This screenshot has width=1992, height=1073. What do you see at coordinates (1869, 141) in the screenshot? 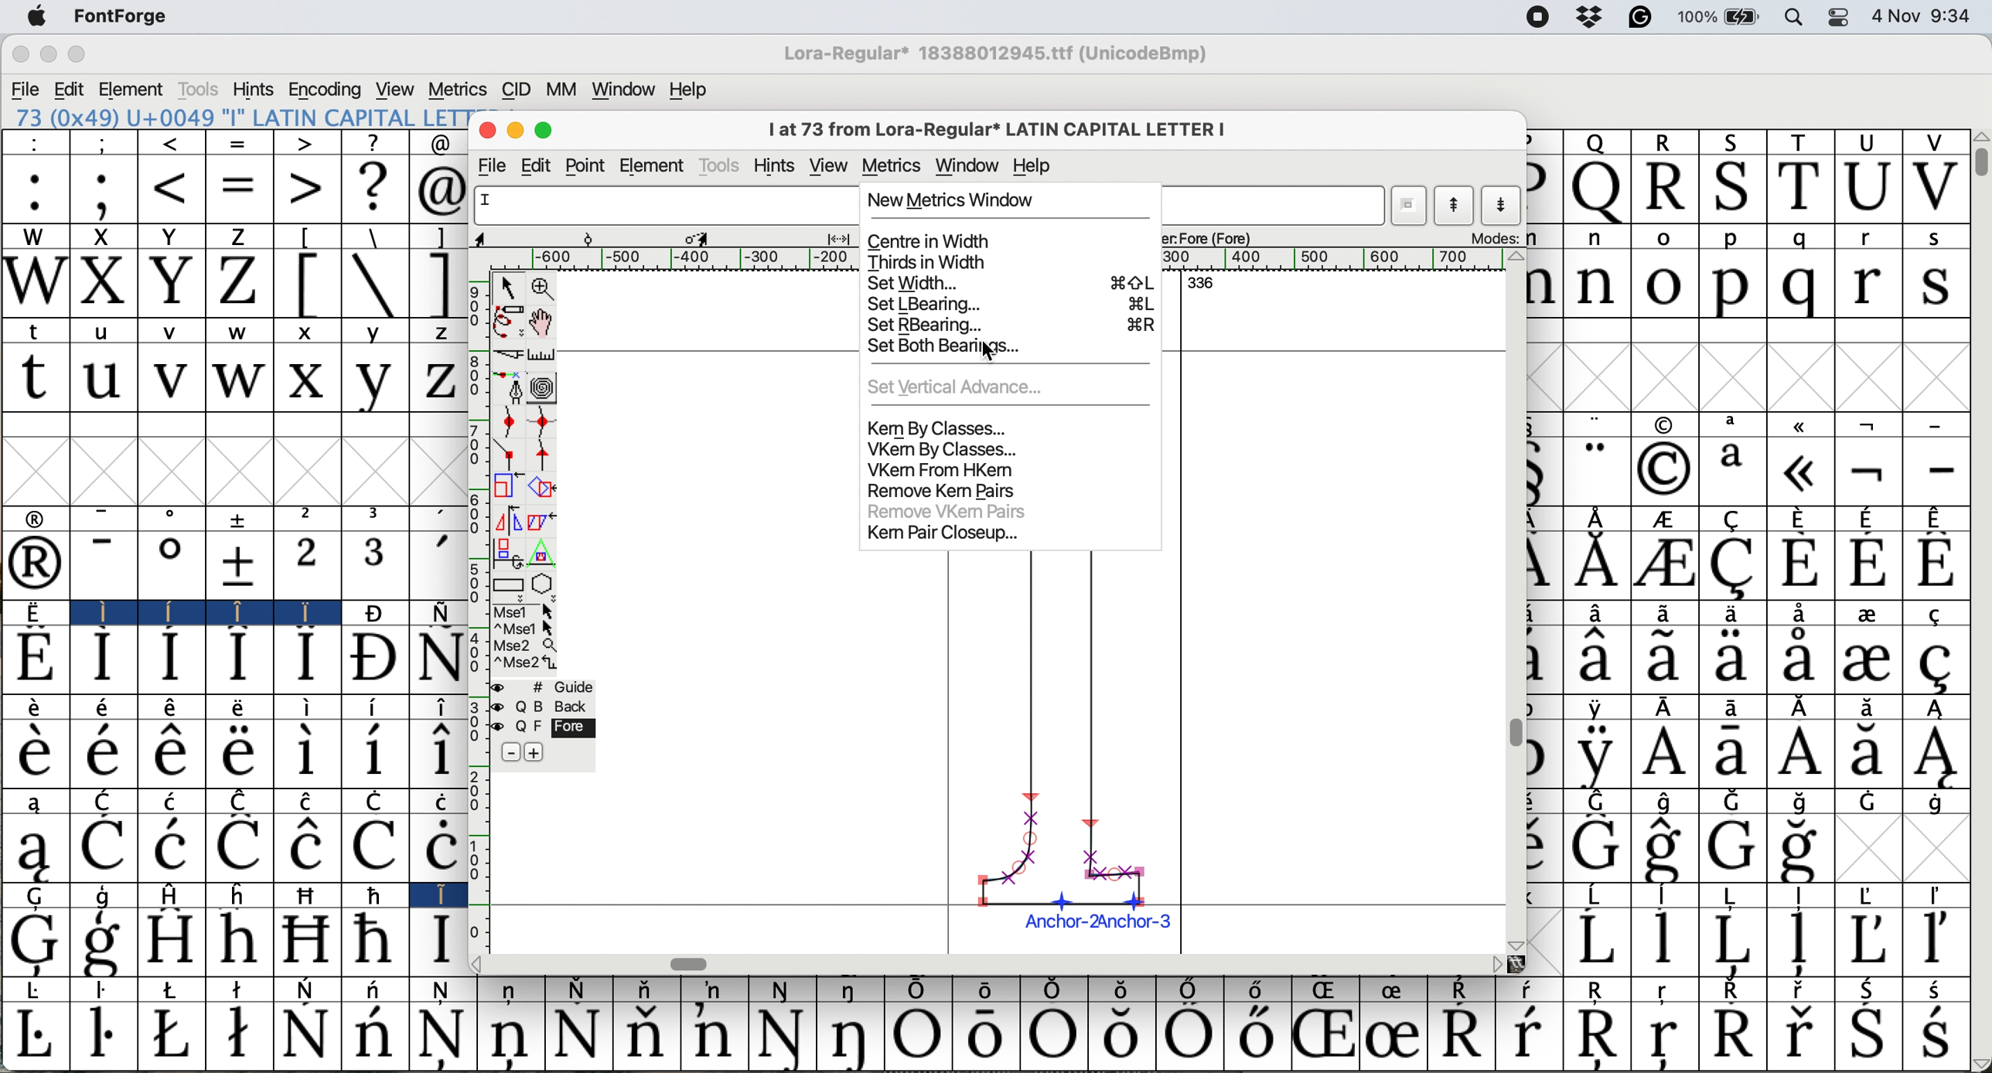
I see `U` at bounding box center [1869, 141].